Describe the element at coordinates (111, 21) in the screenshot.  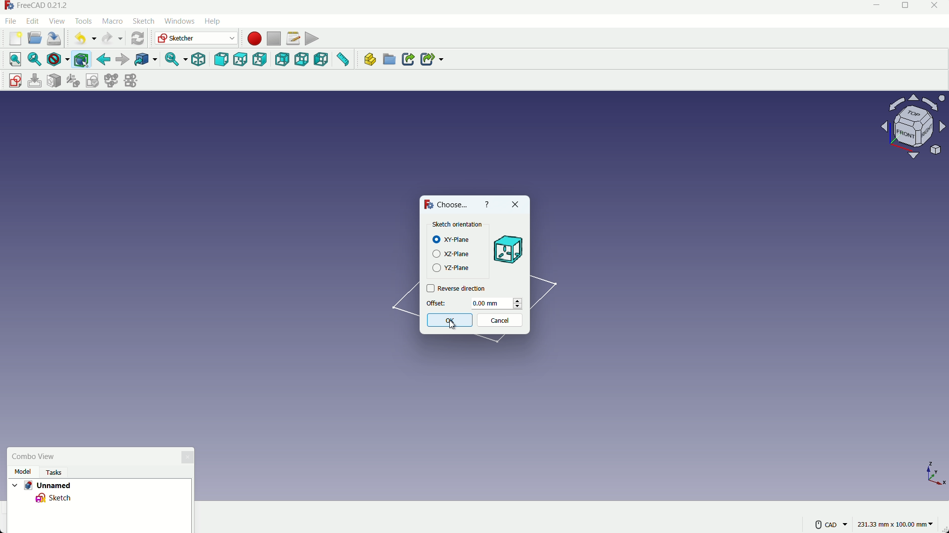
I see `macro menu` at that location.